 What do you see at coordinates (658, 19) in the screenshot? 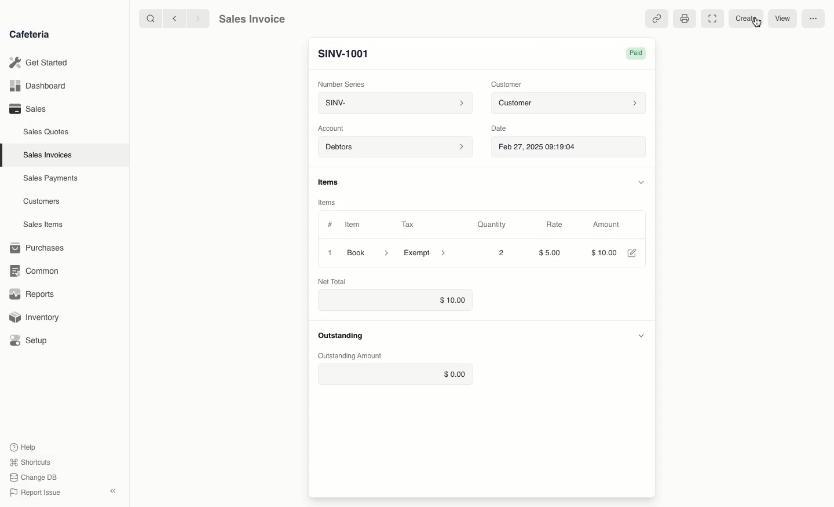
I see `linked entries` at bounding box center [658, 19].